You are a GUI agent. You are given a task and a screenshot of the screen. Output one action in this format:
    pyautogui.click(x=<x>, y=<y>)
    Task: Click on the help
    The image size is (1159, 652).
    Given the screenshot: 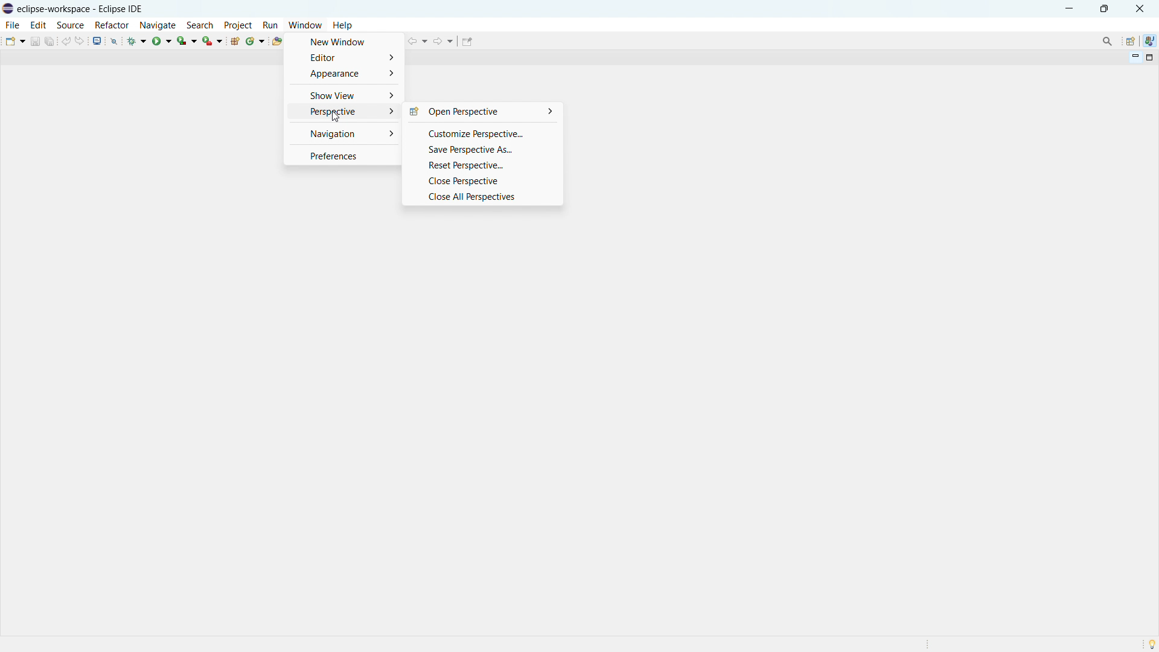 What is the action you would take?
    pyautogui.click(x=343, y=25)
    